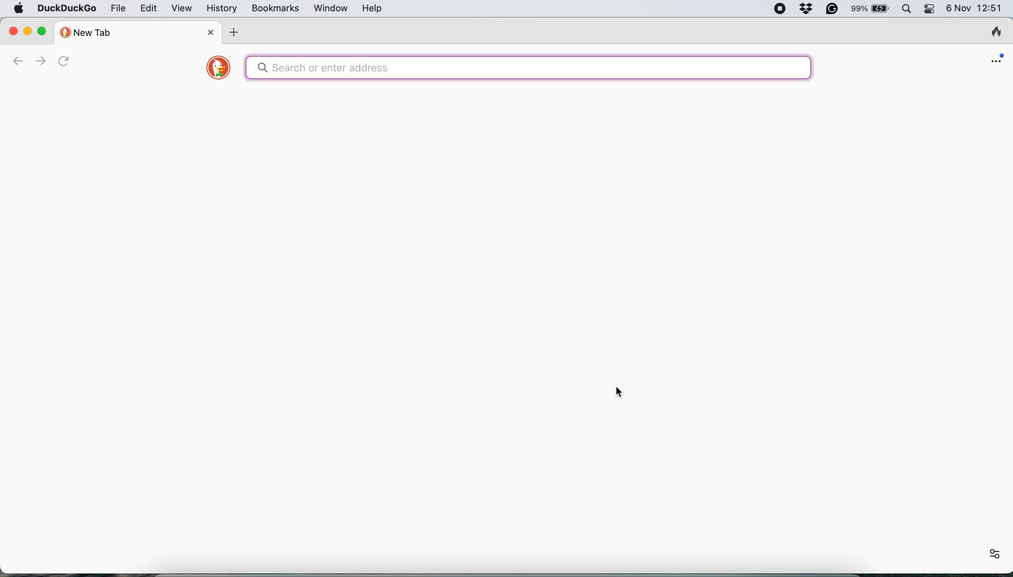  I want to click on view, so click(179, 10).